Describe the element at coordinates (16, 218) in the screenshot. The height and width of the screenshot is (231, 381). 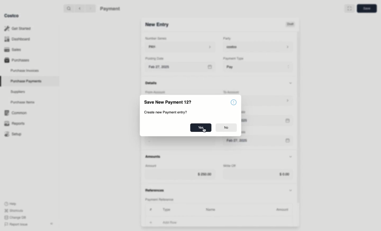
I see `Change DB` at that location.